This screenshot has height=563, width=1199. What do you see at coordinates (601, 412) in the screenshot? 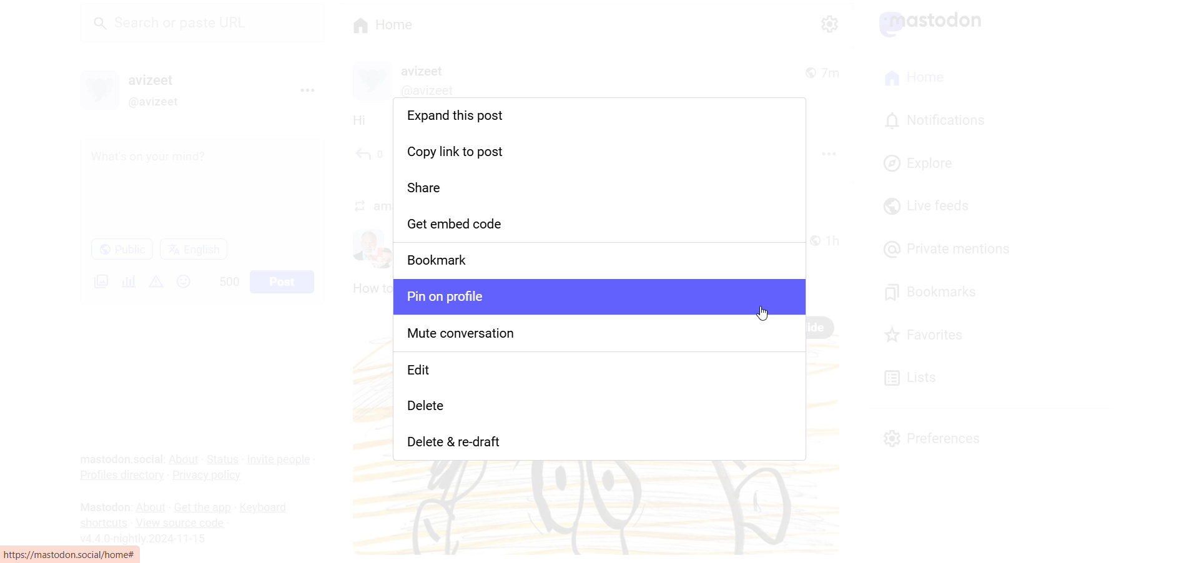
I see `Delete` at bounding box center [601, 412].